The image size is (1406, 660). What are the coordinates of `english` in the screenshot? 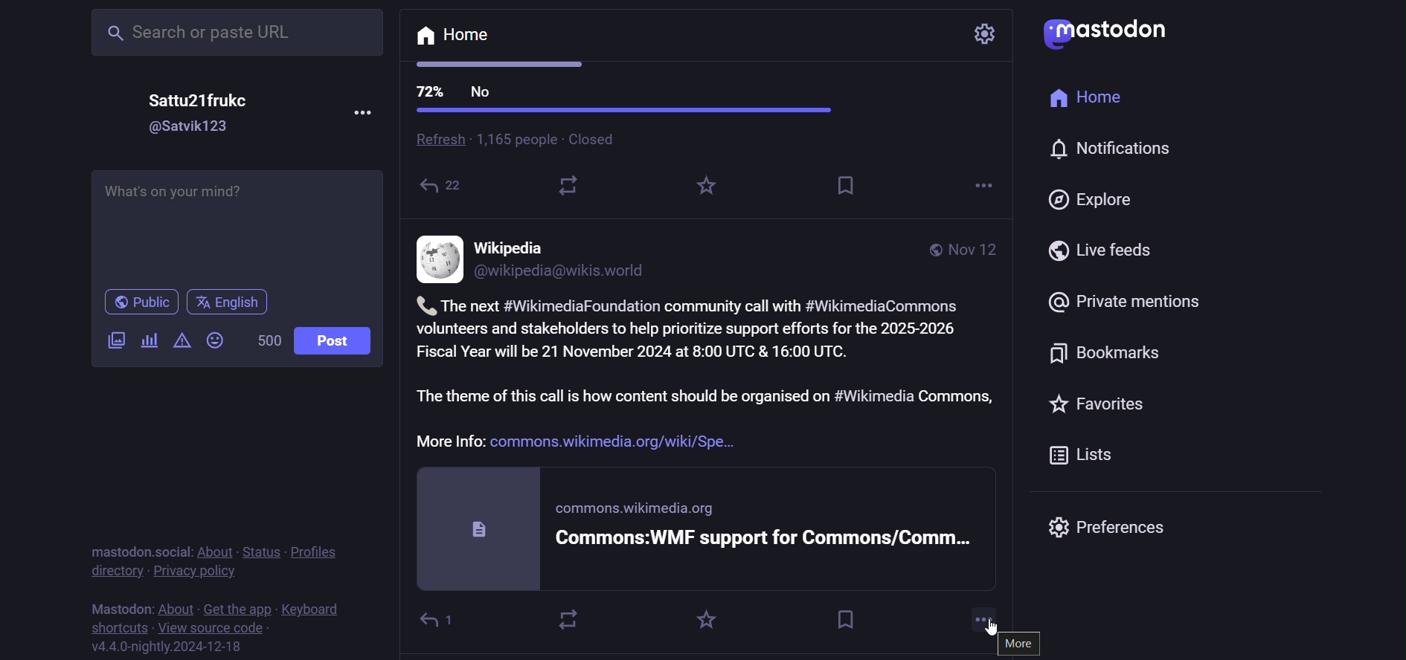 It's located at (228, 302).